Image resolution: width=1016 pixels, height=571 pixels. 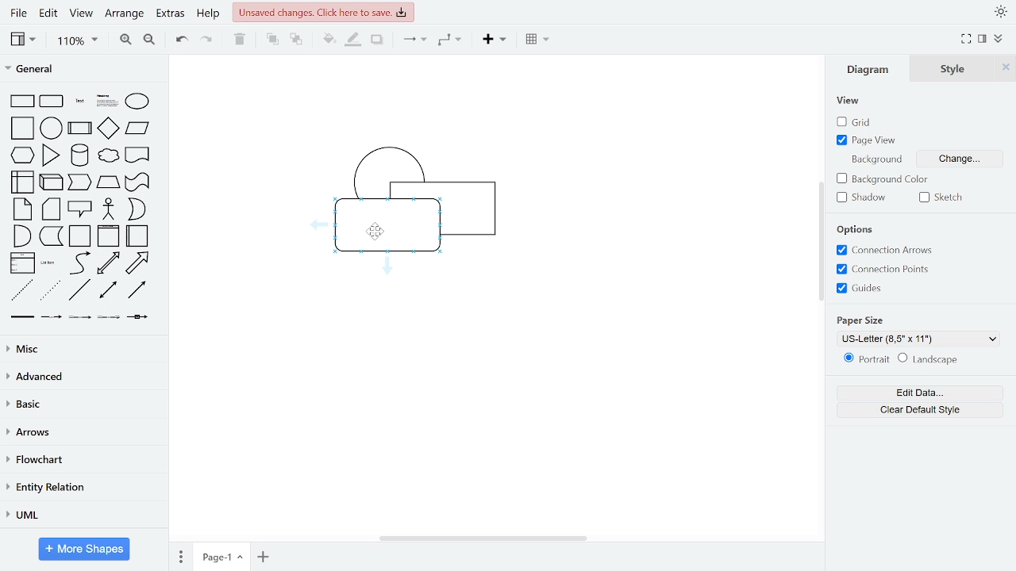 What do you see at coordinates (84, 459) in the screenshot?
I see `flowchart` at bounding box center [84, 459].